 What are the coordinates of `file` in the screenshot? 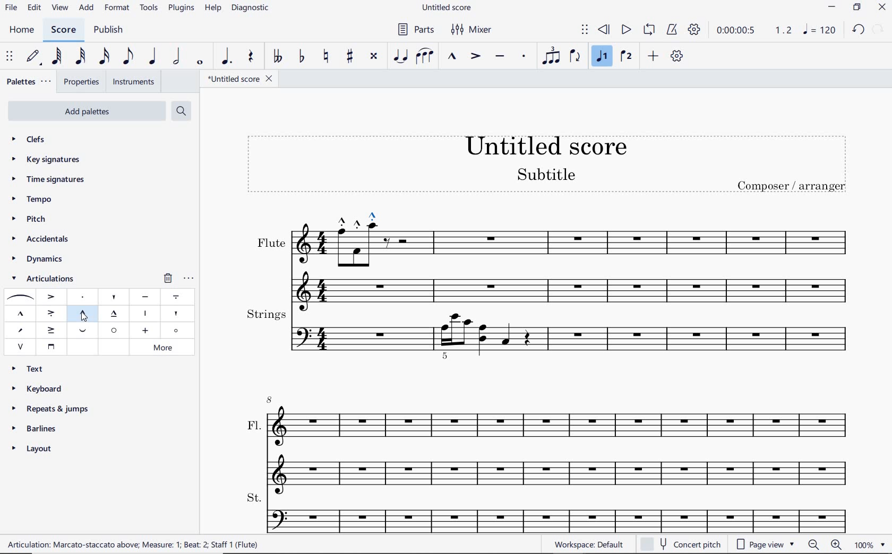 It's located at (10, 8).